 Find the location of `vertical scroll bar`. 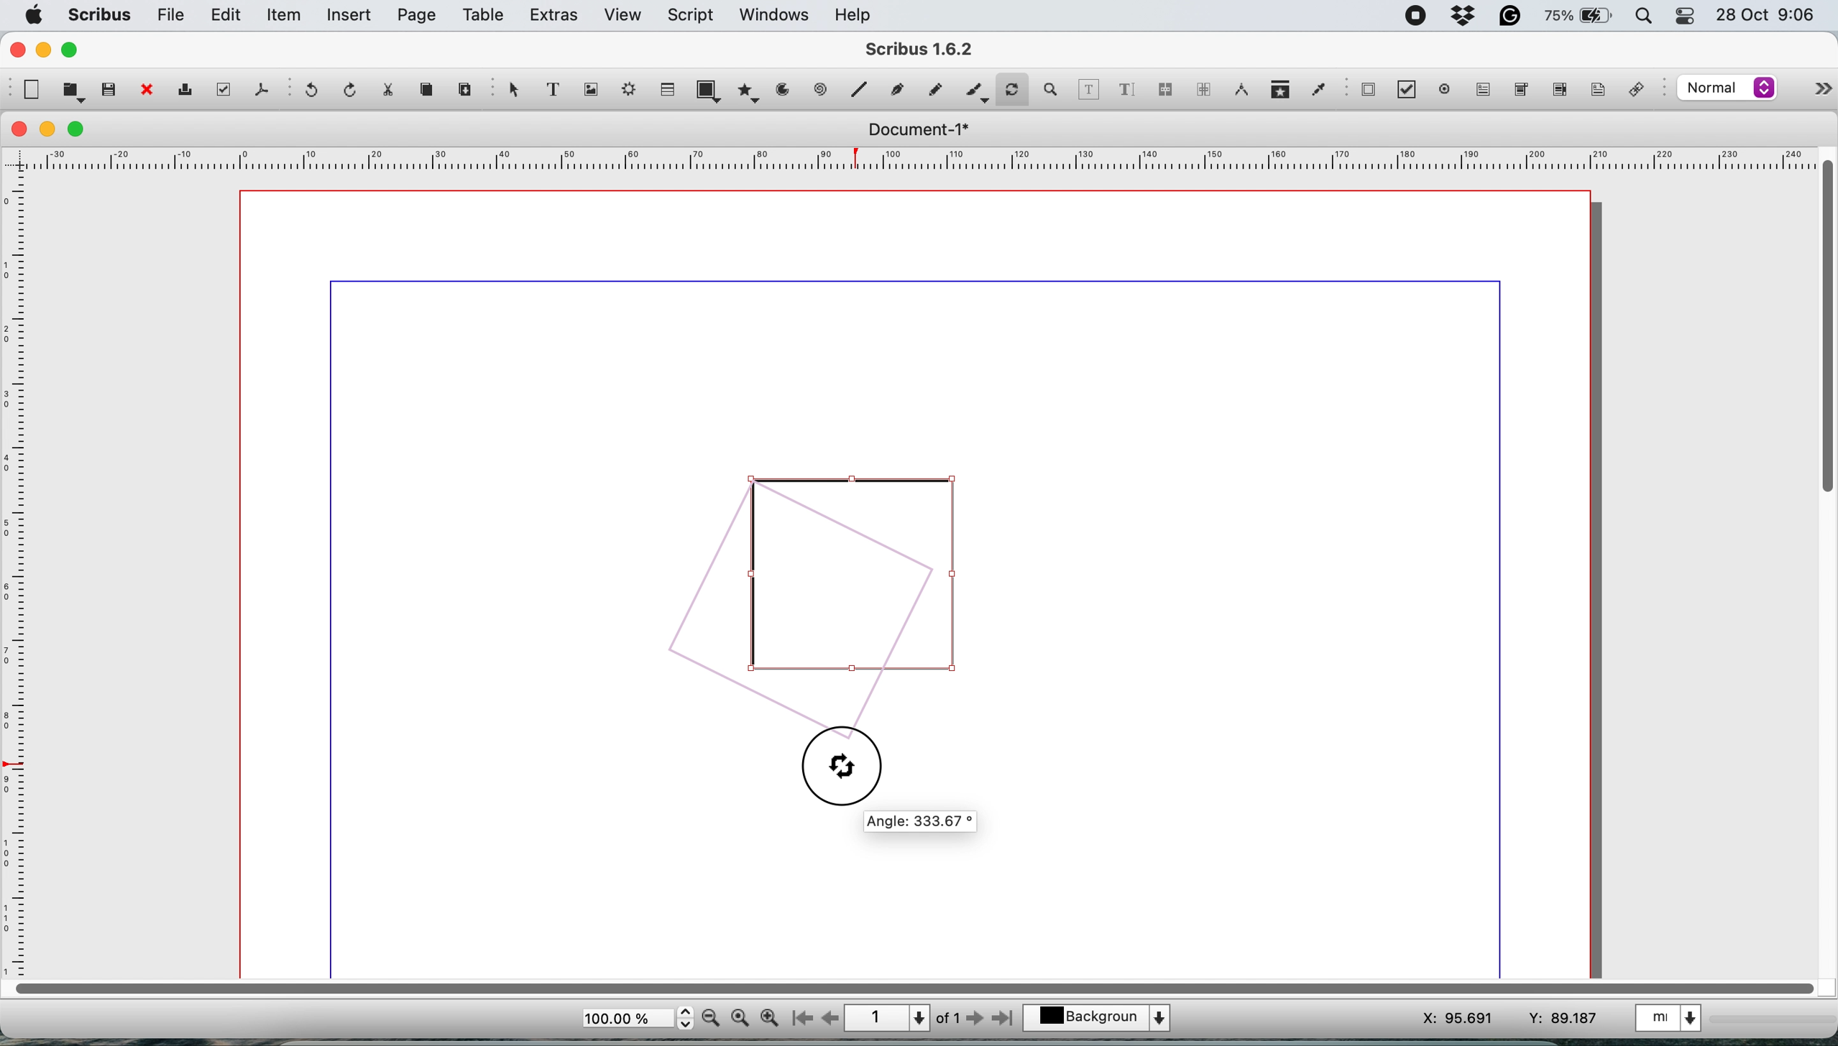

vertical scroll bar is located at coordinates (1822, 329).